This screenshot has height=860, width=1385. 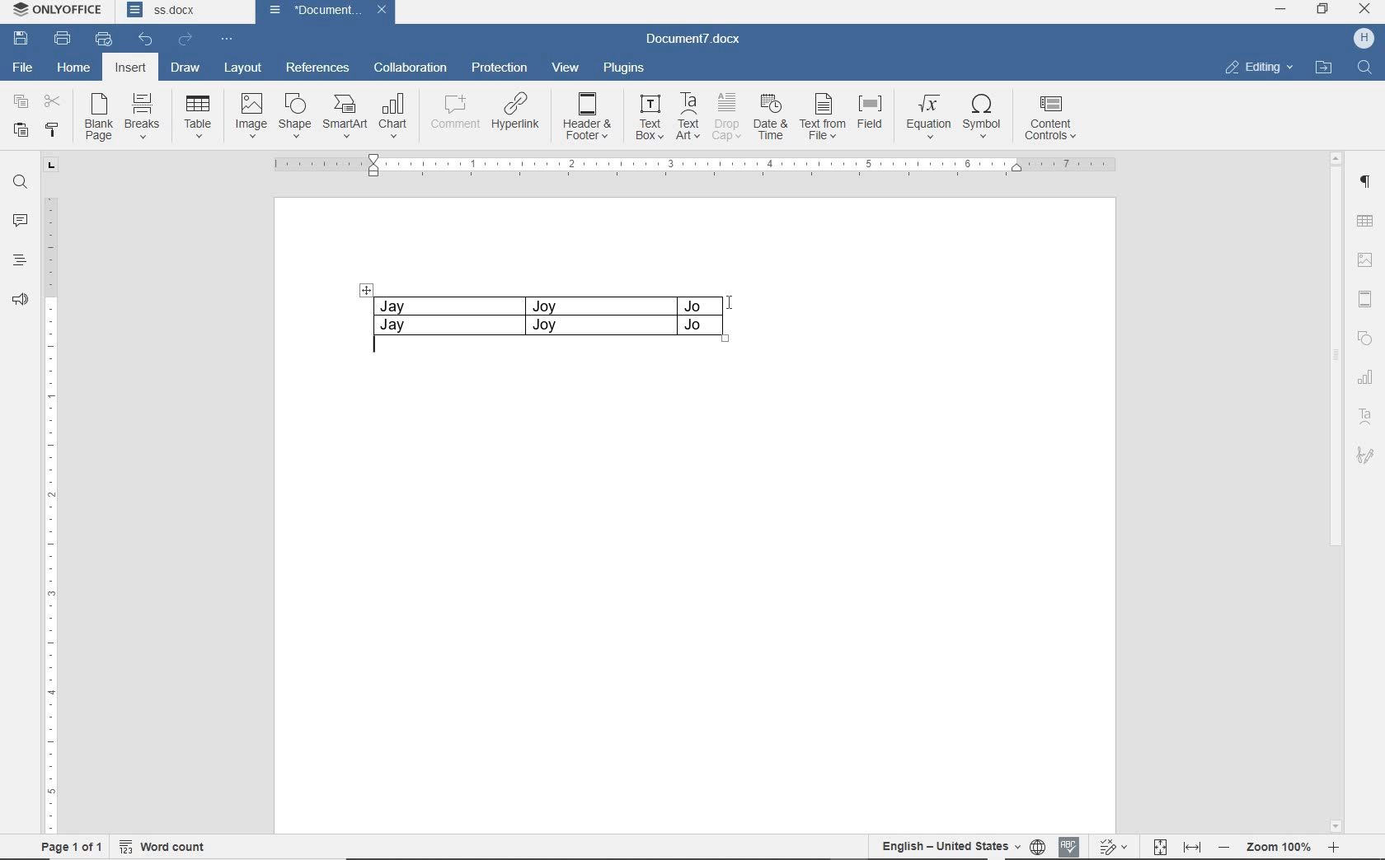 I want to click on FIND, so click(x=1365, y=70).